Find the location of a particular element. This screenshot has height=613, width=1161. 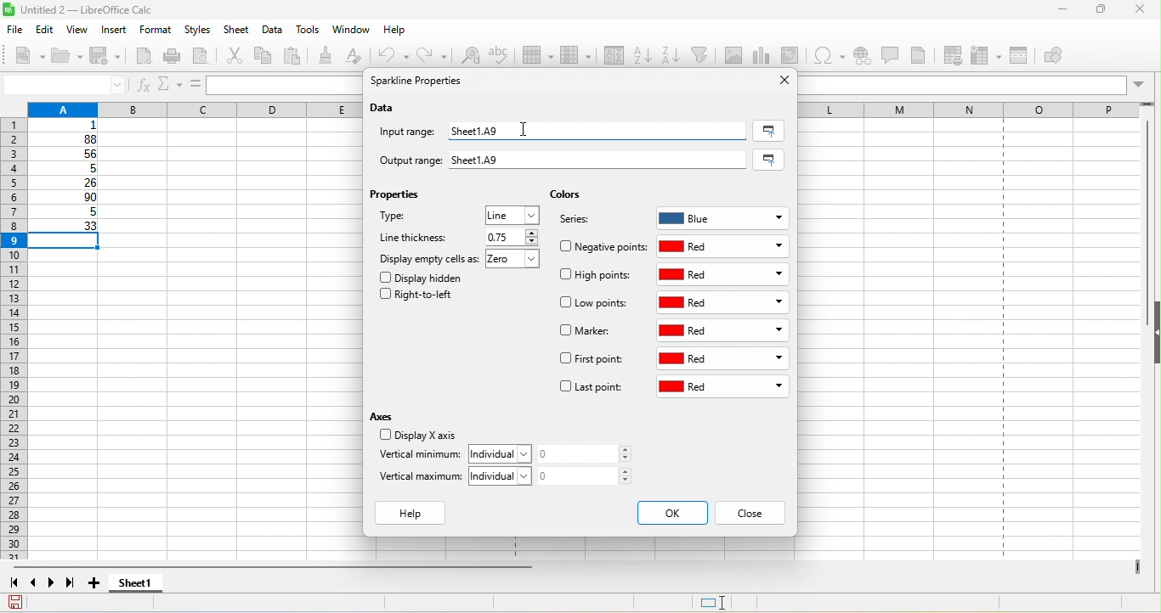

tools is located at coordinates (312, 31).